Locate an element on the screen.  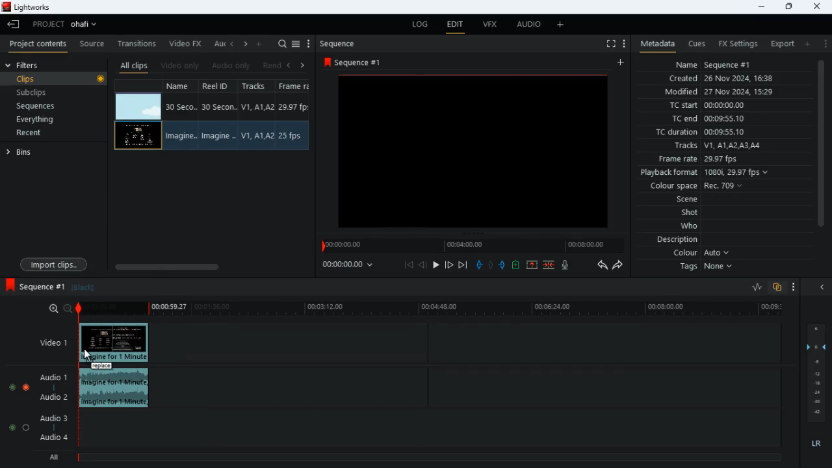
tracks is located at coordinates (259, 86).